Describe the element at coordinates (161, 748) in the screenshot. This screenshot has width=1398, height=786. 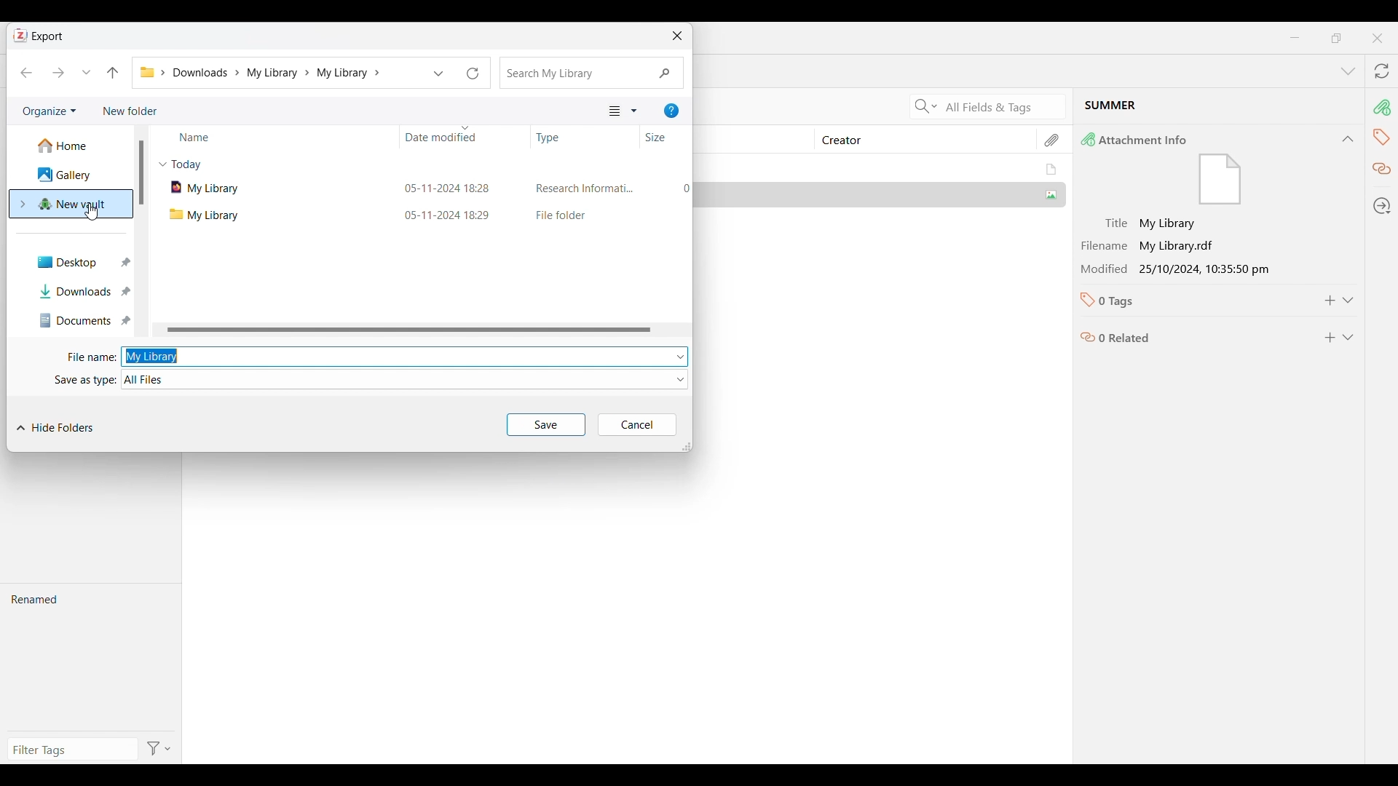
I see `Filter` at that location.